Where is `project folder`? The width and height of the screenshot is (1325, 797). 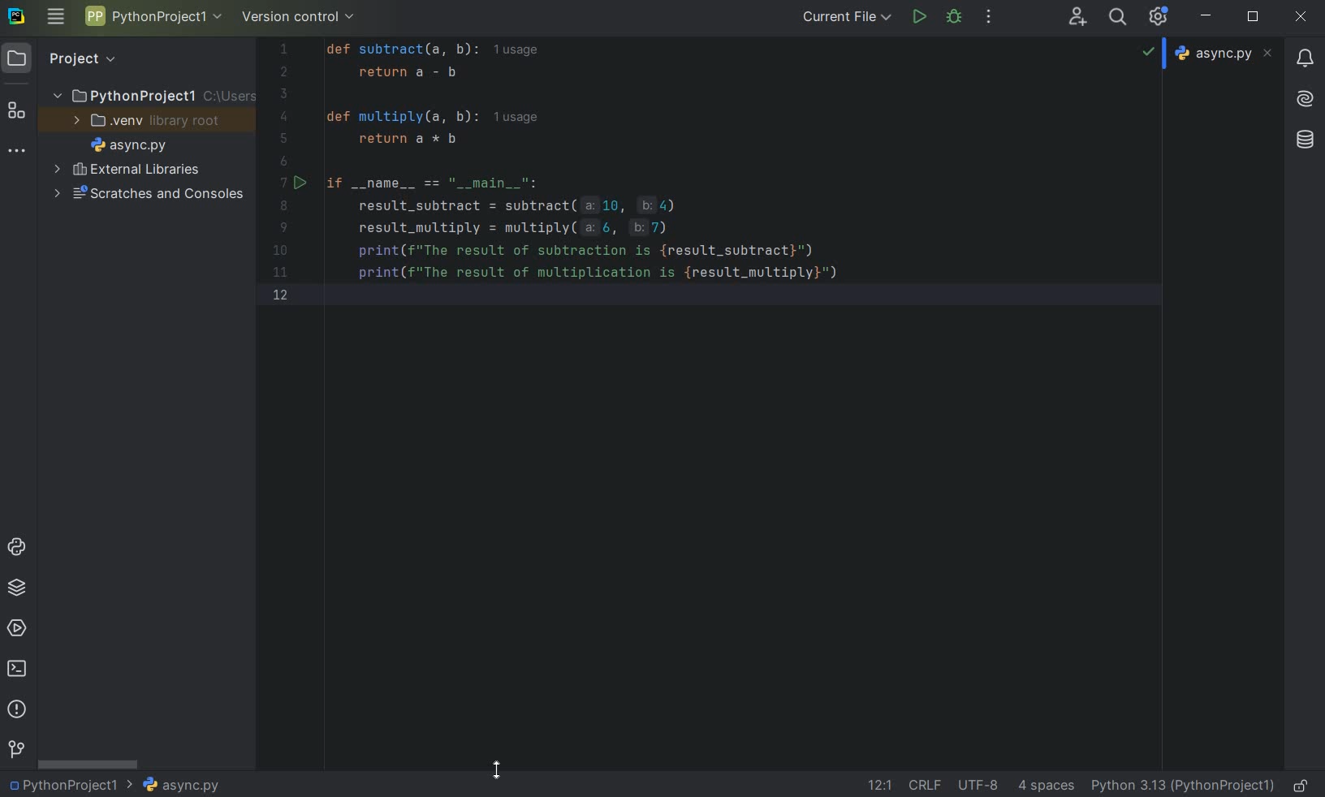
project folder is located at coordinates (147, 95).